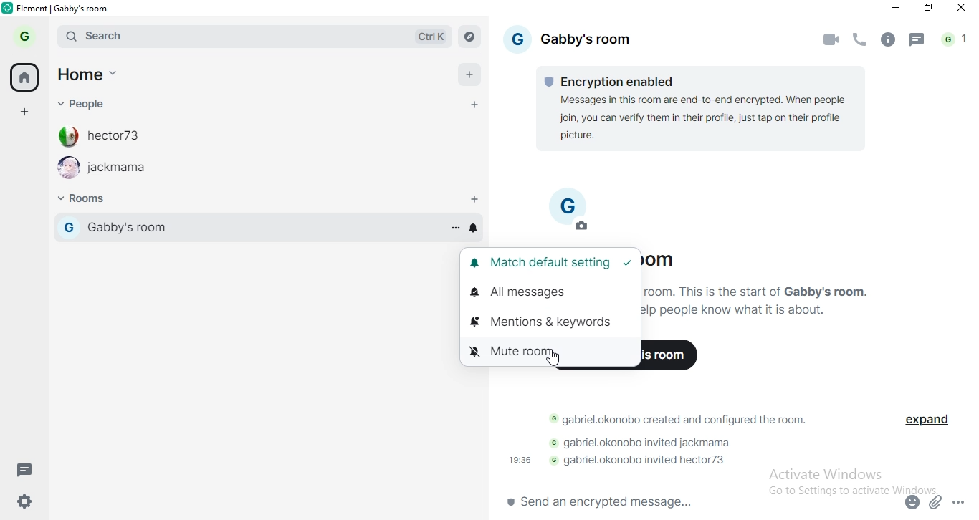  Describe the element at coordinates (825, 42) in the screenshot. I see `video call` at that location.